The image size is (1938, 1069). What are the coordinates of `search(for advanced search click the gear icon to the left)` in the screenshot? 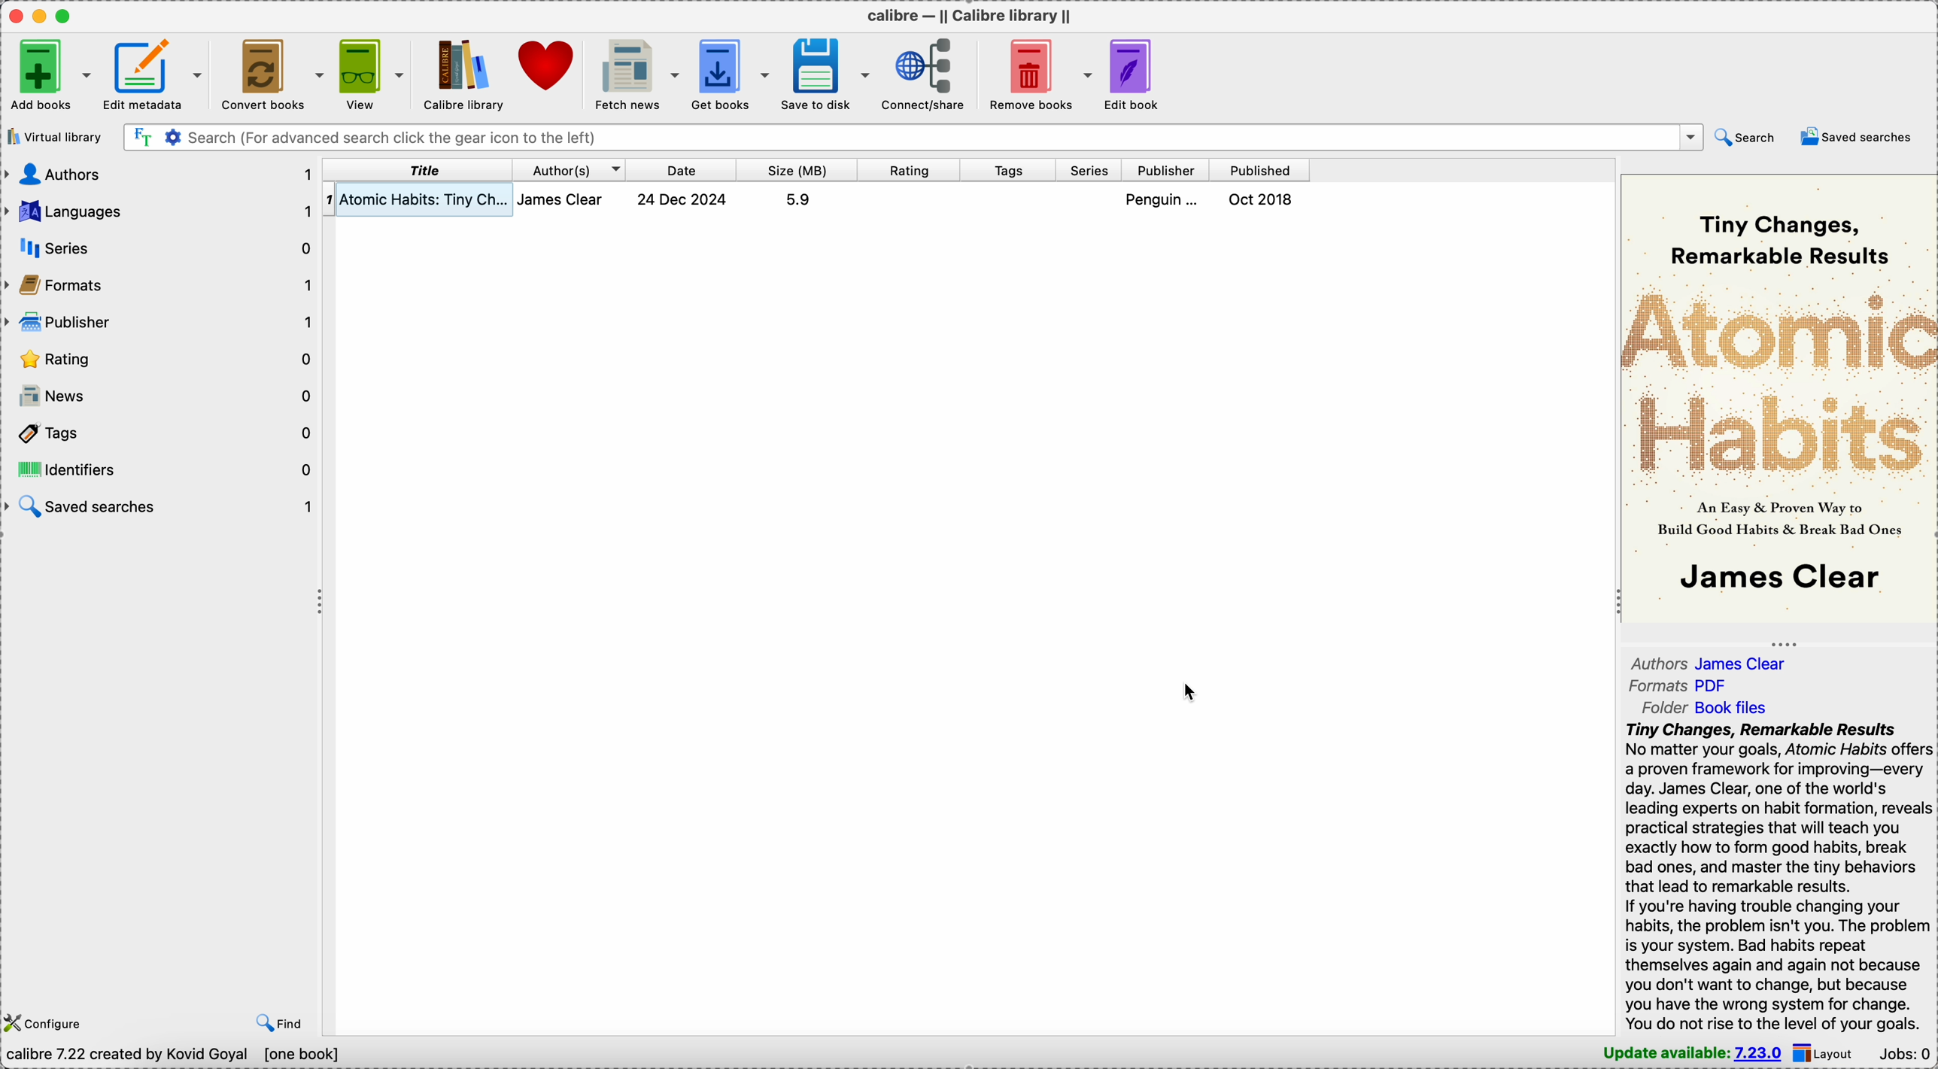 It's located at (913, 136).